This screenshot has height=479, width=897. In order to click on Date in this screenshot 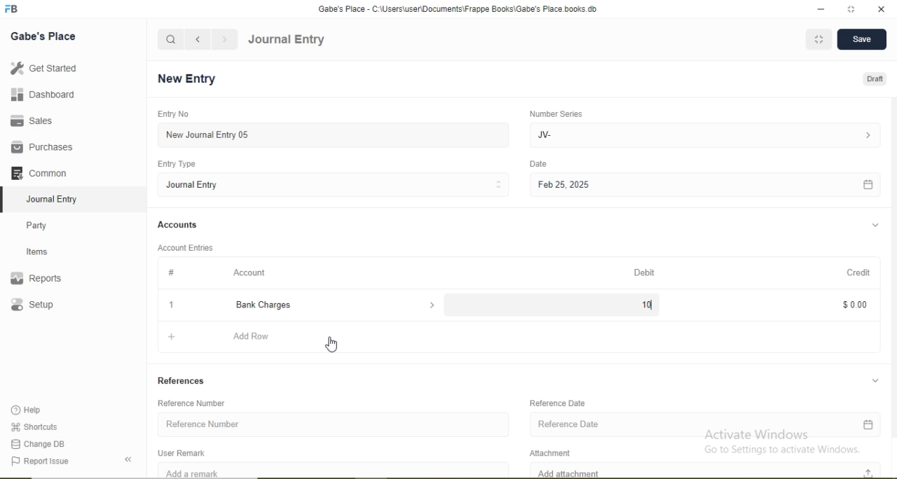, I will do `click(539, 164)`.